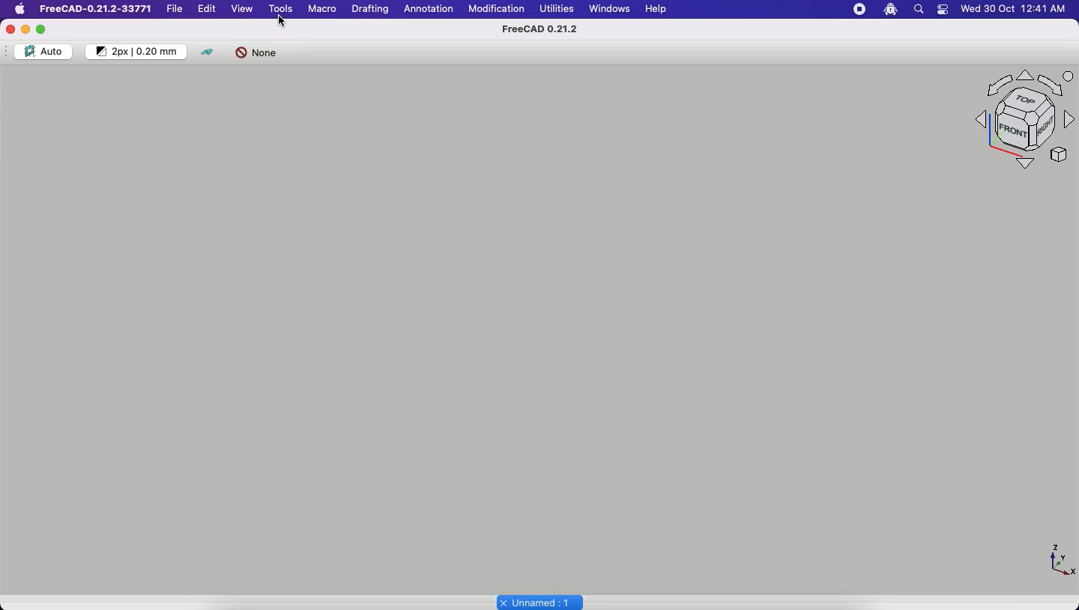 Image resolution: width=1079 pixels, height=610 pixels. Describe the element at coordinates (542, 602) in the screenshot. I see `Project name` at that location.